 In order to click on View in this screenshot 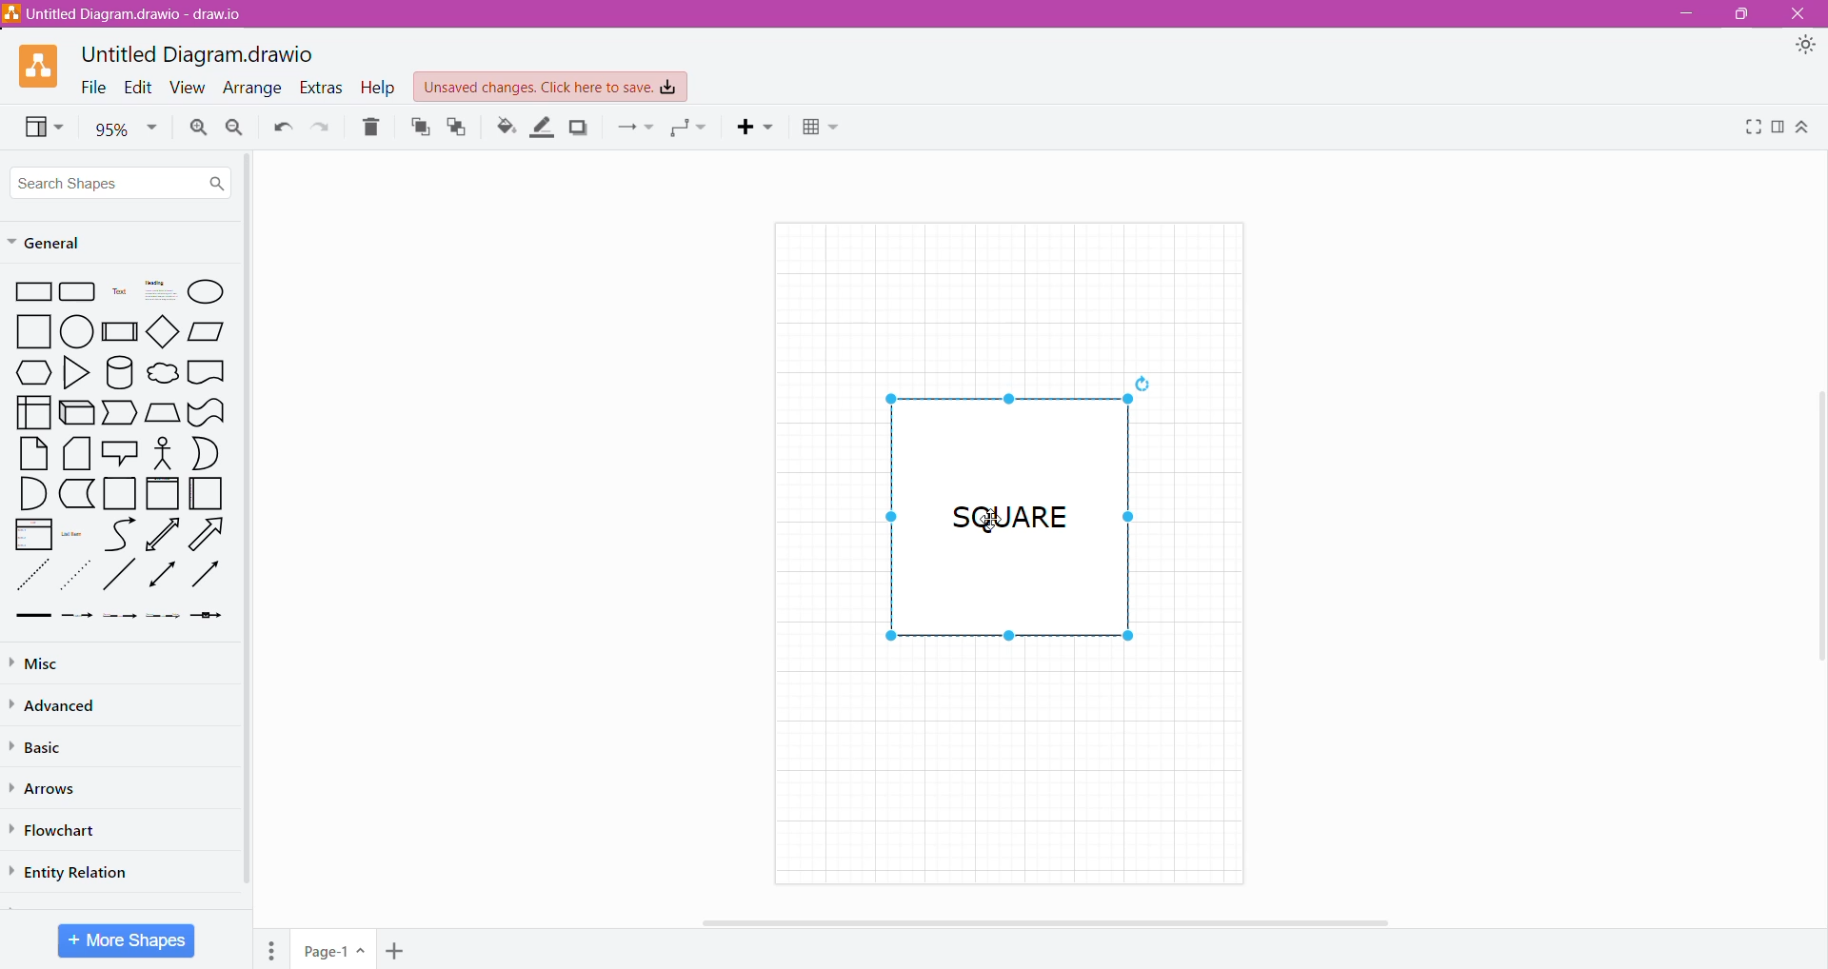, I will do `click(191, 88)`.